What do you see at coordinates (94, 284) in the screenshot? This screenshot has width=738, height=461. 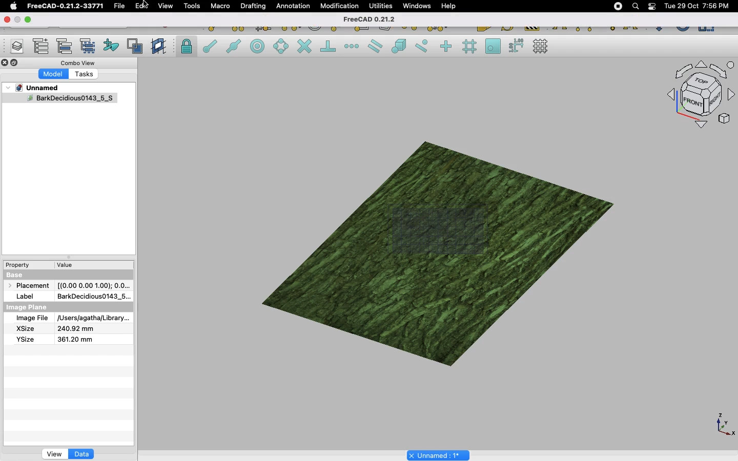 I see `0.00 0.00 1.00): 0.0.` at bounding box center [94, 284].